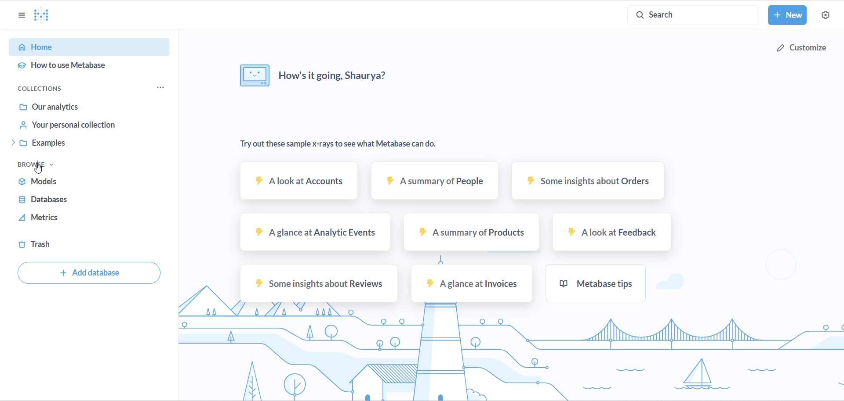 The height and width of the screenshot is (401, 844). I want to click on Try out these sample x-rays to see what Metabase can do., so click(338, 145).